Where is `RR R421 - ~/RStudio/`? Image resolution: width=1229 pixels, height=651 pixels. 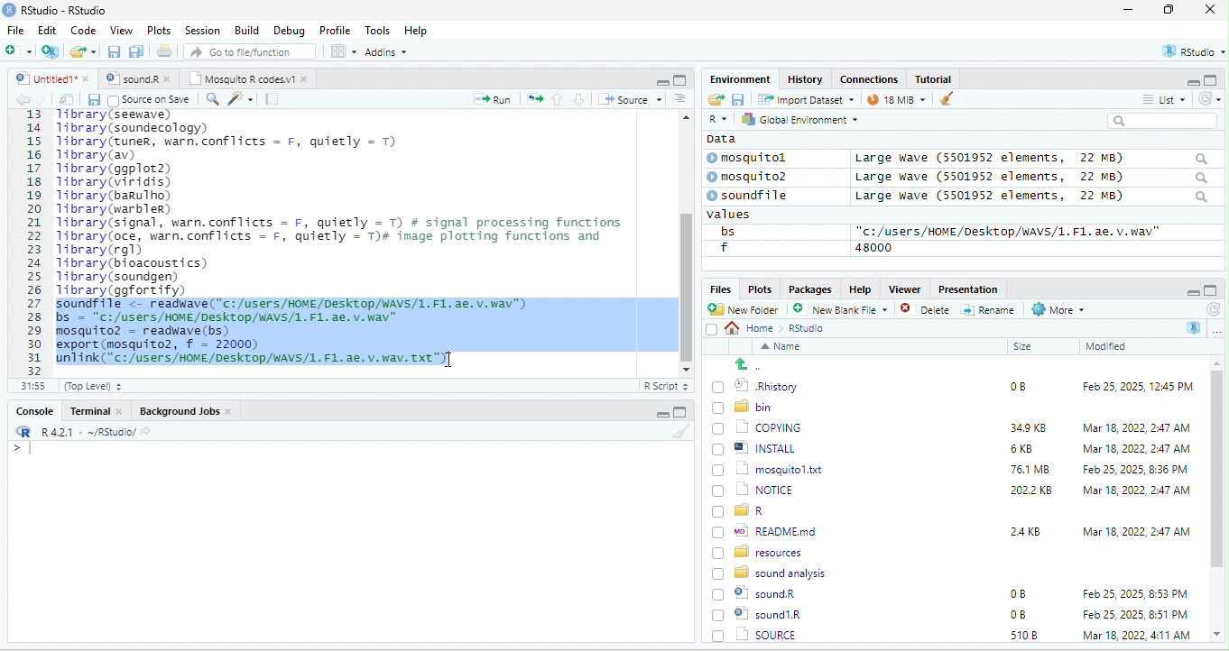
RR R421 - ~/RStudio/ is located at coordinates (79, 434).